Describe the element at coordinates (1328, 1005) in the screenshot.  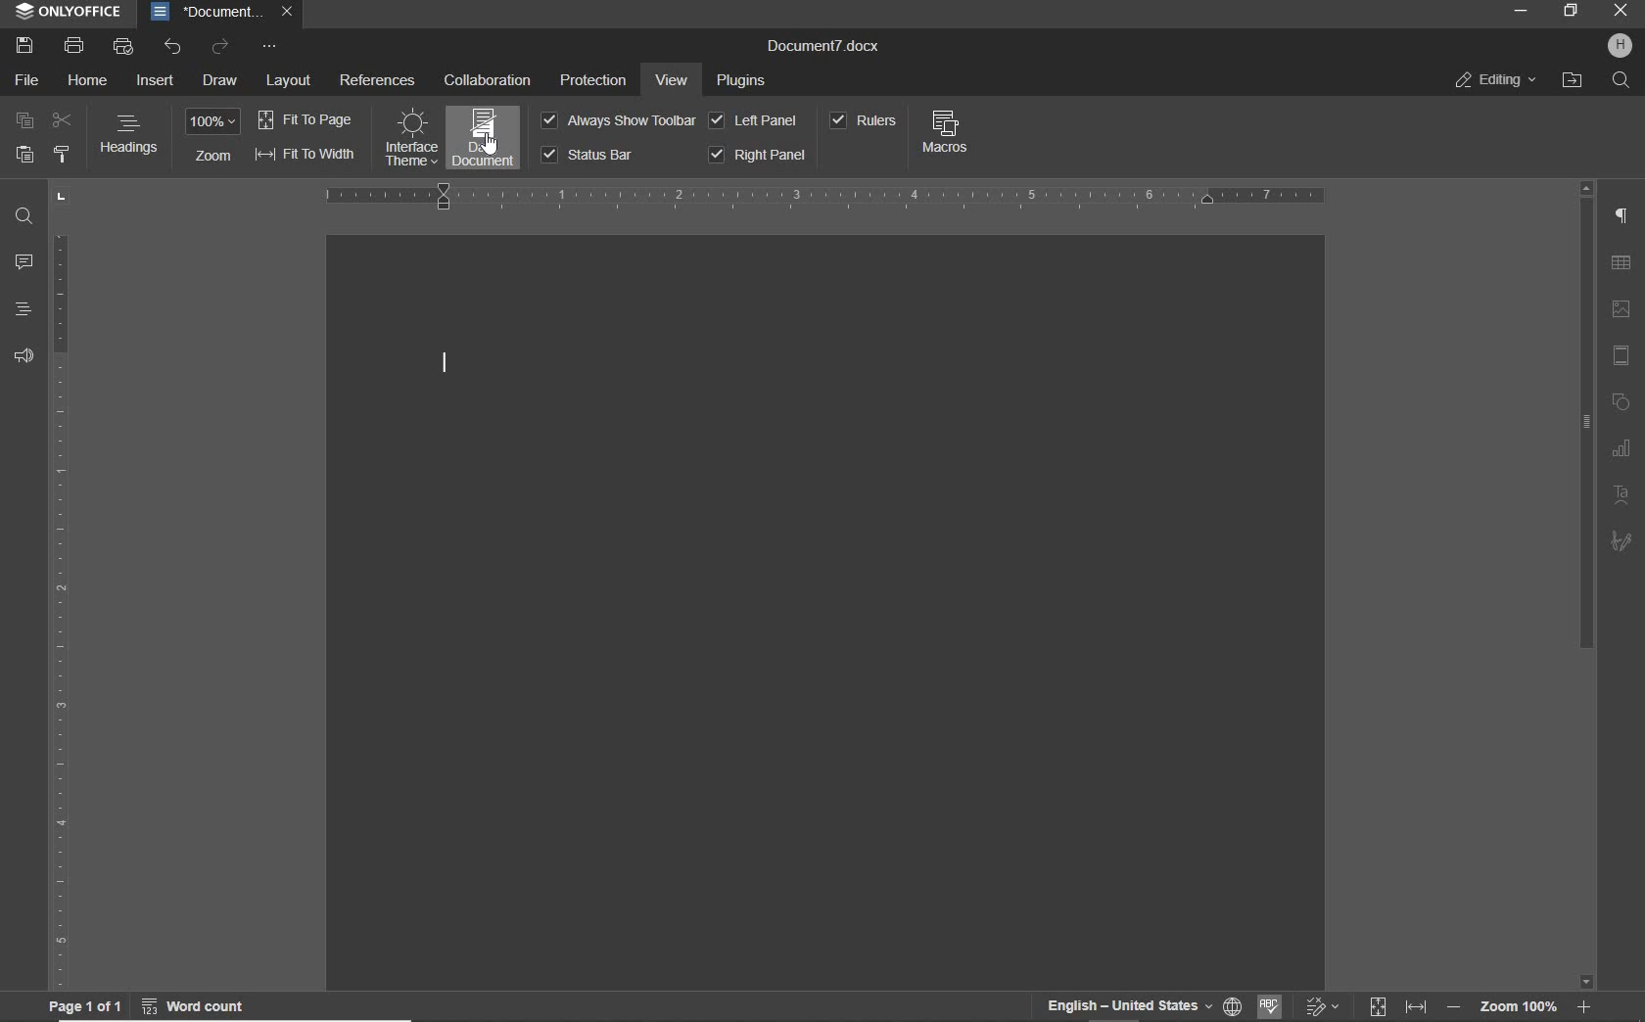
I see `TRACK CHANGES` at that location.